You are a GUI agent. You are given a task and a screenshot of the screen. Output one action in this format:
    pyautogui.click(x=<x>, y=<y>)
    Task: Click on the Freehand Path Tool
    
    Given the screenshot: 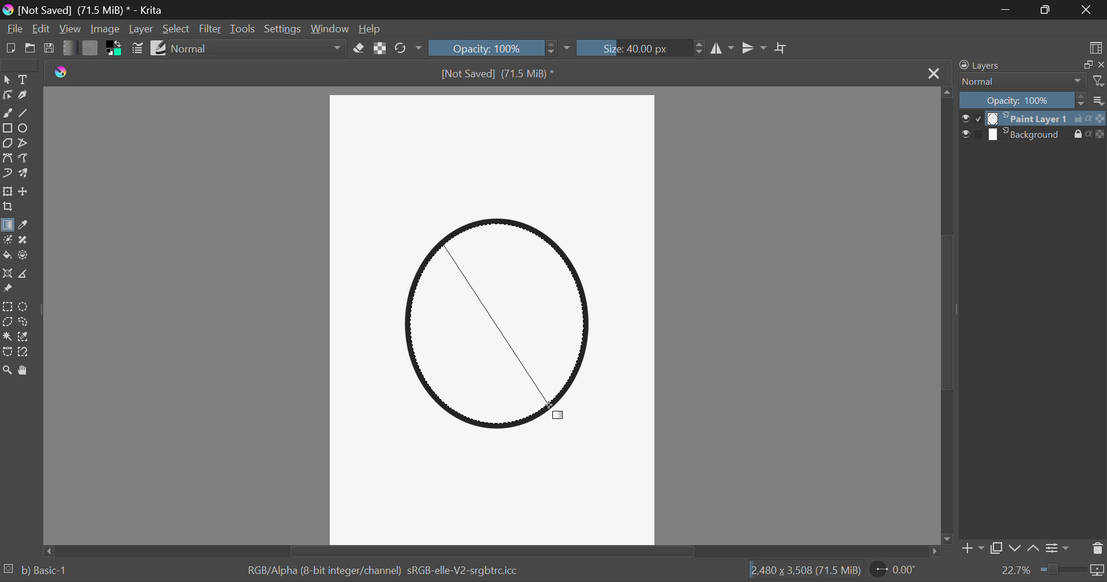 What is the action you would take?
    pyautogui.click(x=25, y=159)
    